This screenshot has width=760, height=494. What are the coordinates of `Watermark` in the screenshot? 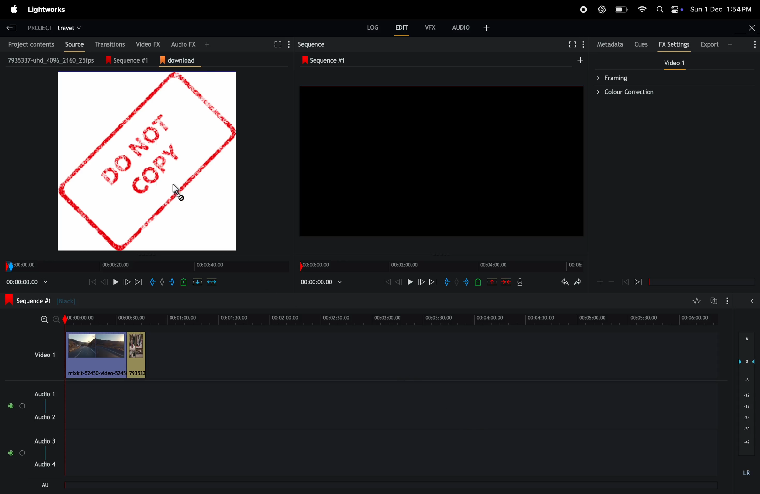 It's located at (147, 161).